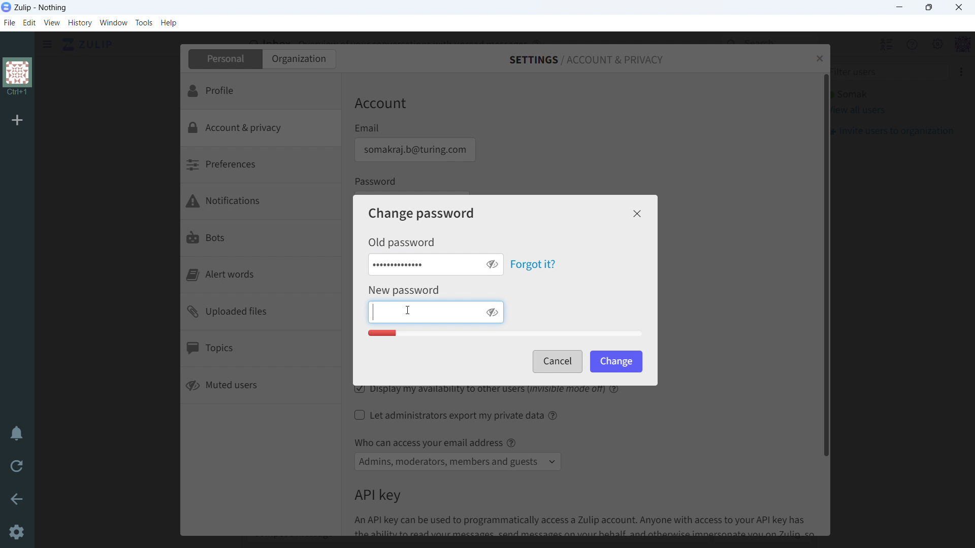 Image resolution: width=975 pixels, height=548 pixels. I want to click on close, so click(959, 7).